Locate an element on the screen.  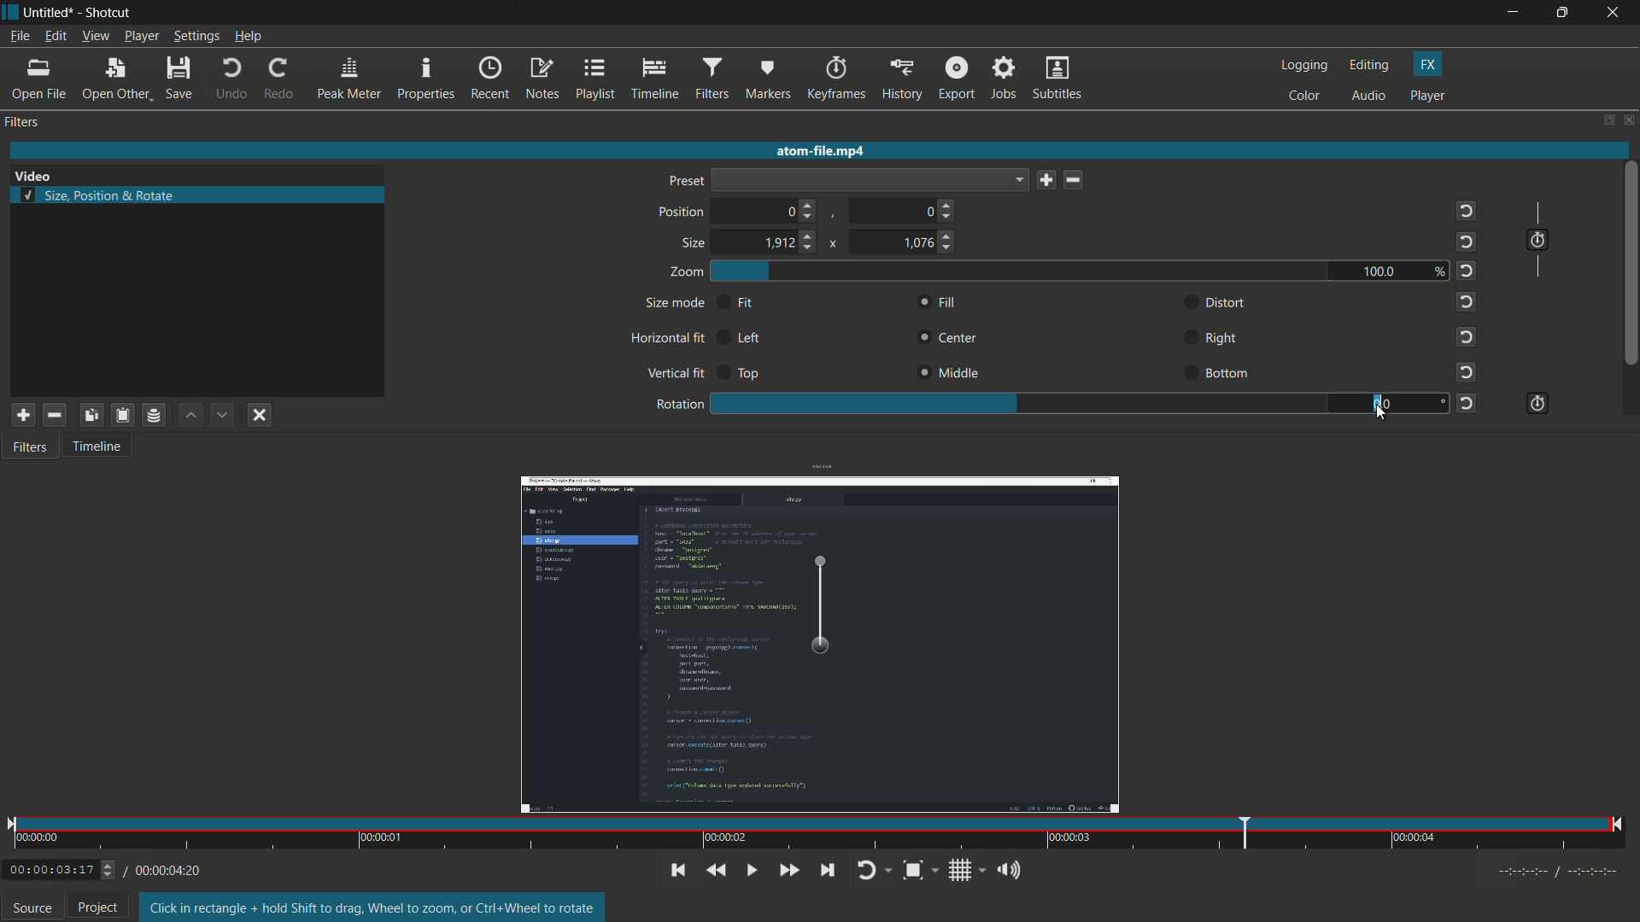
cursor is located at coordinates (1380, 413).